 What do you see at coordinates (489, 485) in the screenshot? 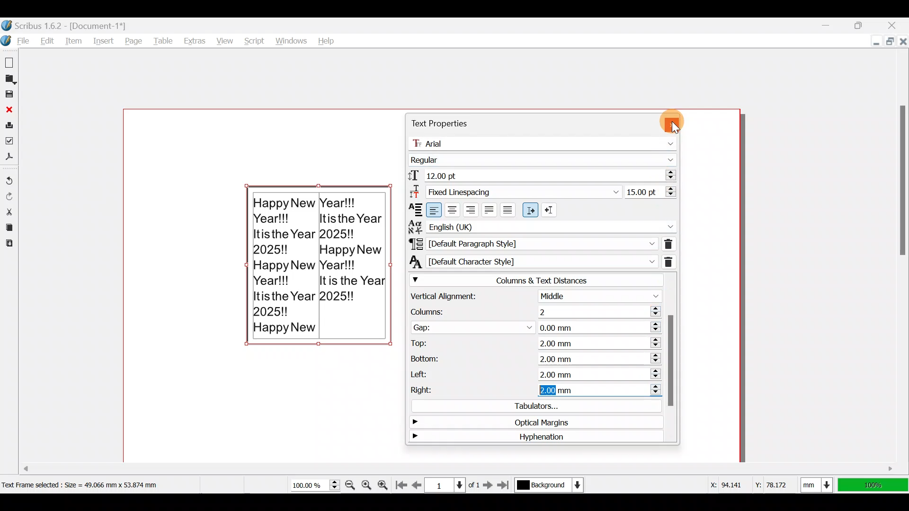
I see `Go to the next page` at bounding box center [489, 485].